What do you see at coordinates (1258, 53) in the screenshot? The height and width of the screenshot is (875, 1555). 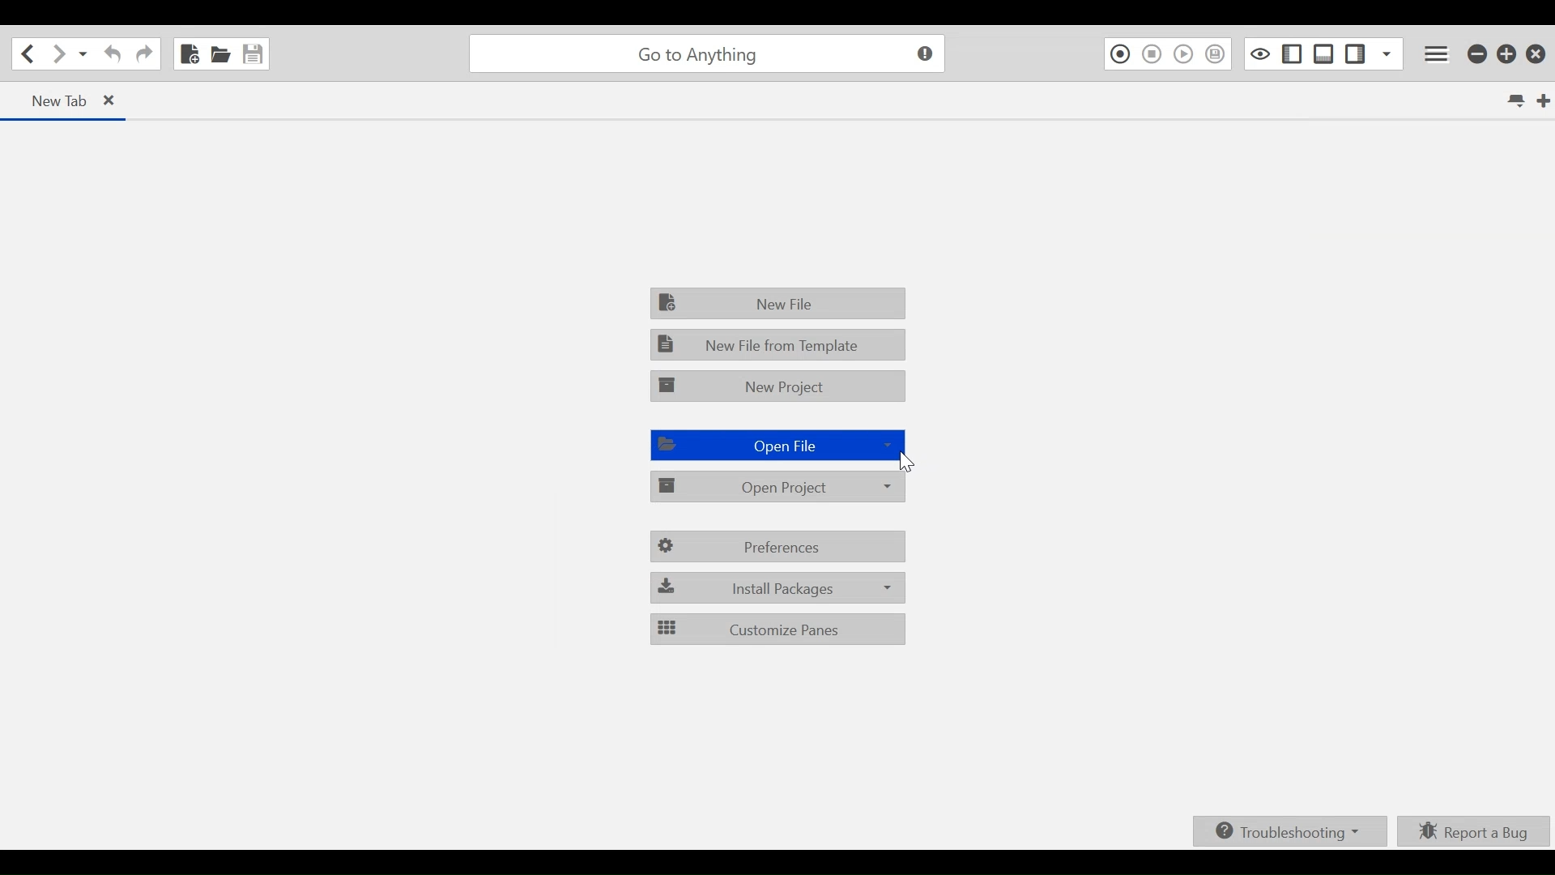 I see `Toggle Focus mode` at bounding box center [1258, 53].